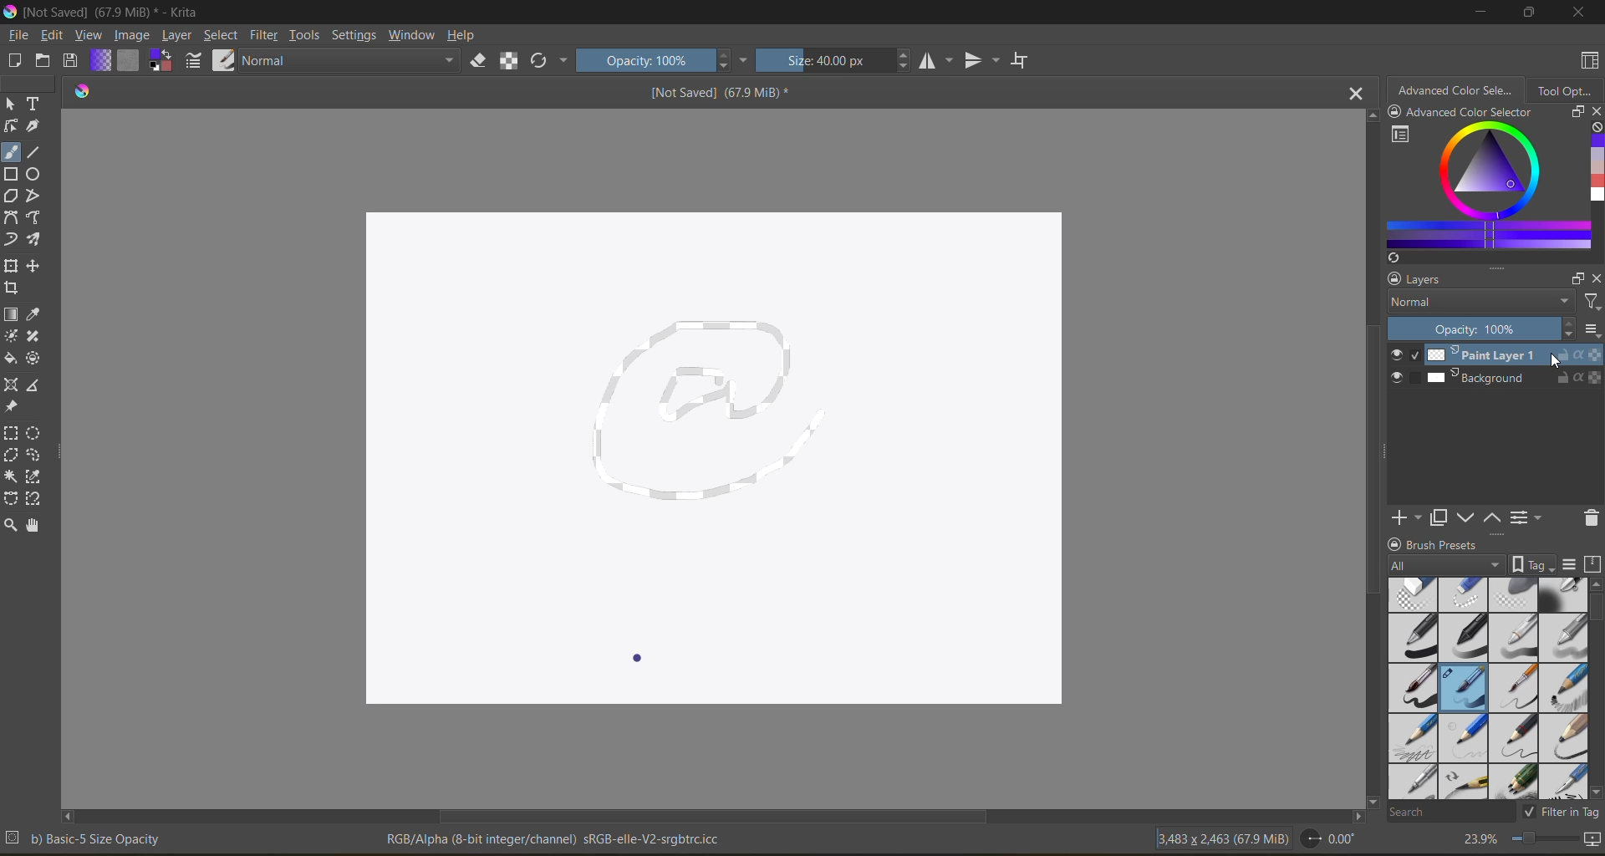 The image size is (1605, 856). What do you see at coordinates (34, 172) in the screenshot?
I see `ellipse` at bounding box center [34, 172].